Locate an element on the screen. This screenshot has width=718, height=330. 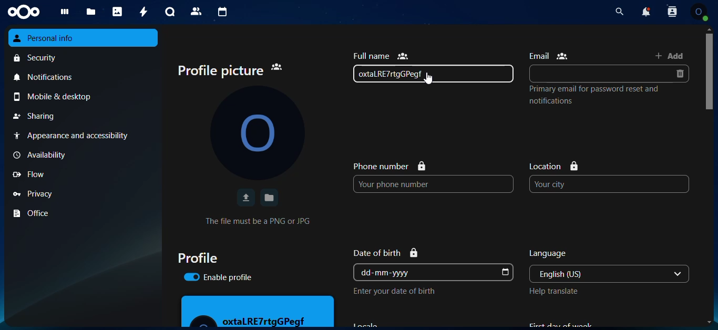
scroll up is located at coordinates (709, 29).